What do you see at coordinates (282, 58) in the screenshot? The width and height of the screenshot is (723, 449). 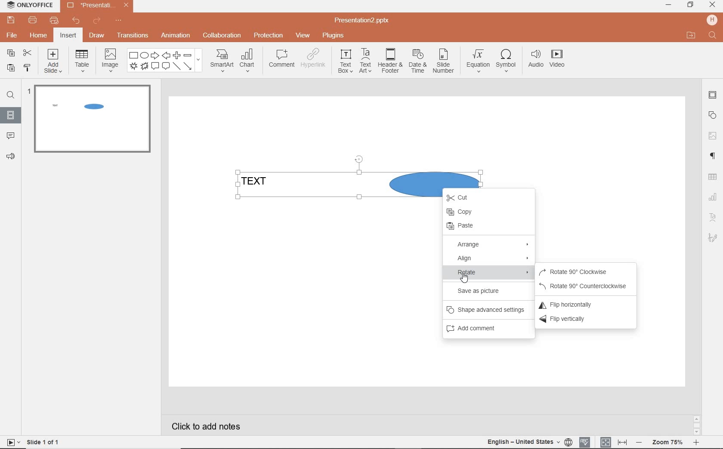 I see `comment` at bounding box center [282, 58].